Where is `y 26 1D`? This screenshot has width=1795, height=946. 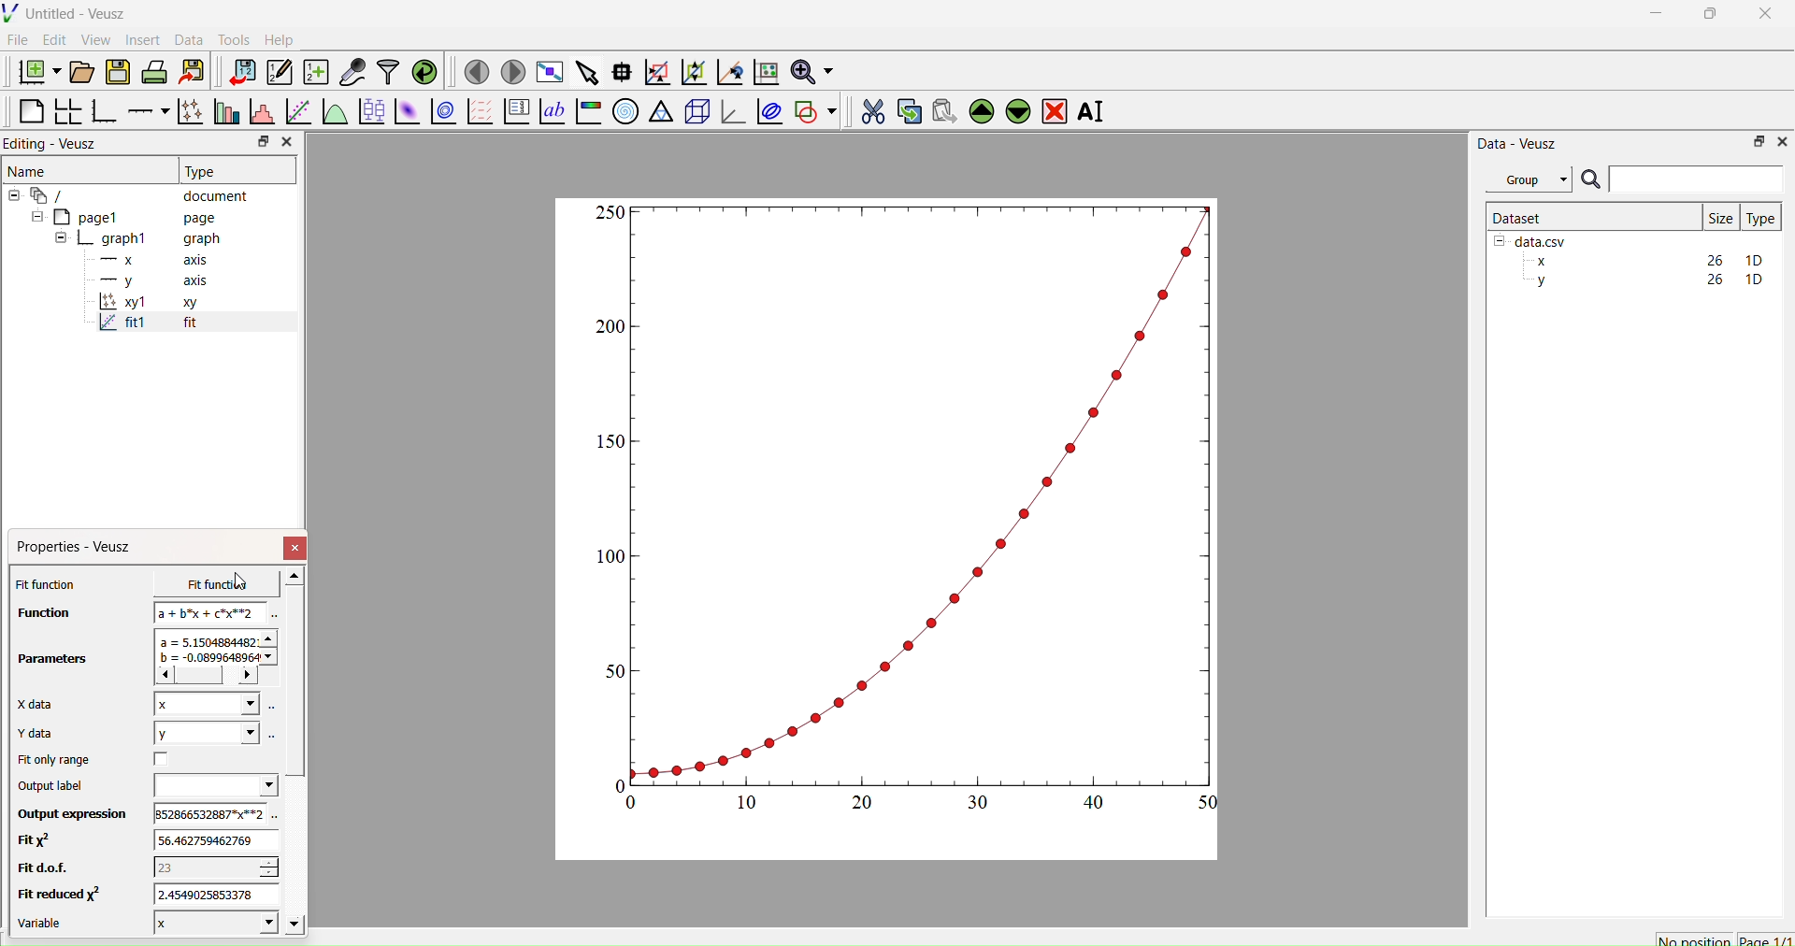
y 26 1D is located at coordinates (1644, 279).